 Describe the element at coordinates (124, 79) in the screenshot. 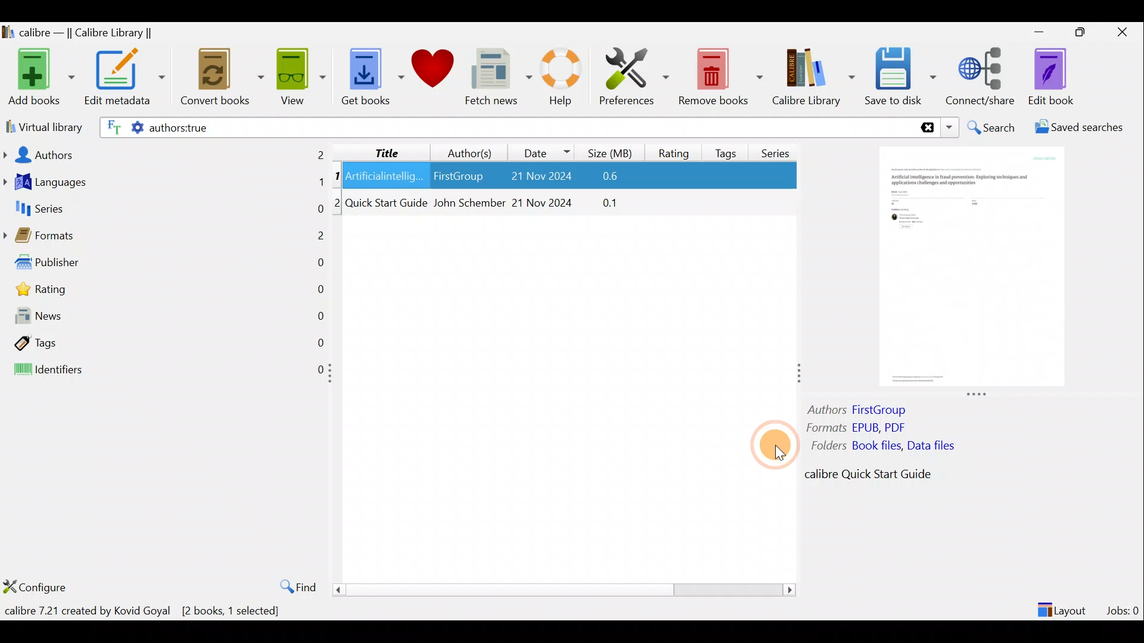

I see `Edit metadata` at that location.